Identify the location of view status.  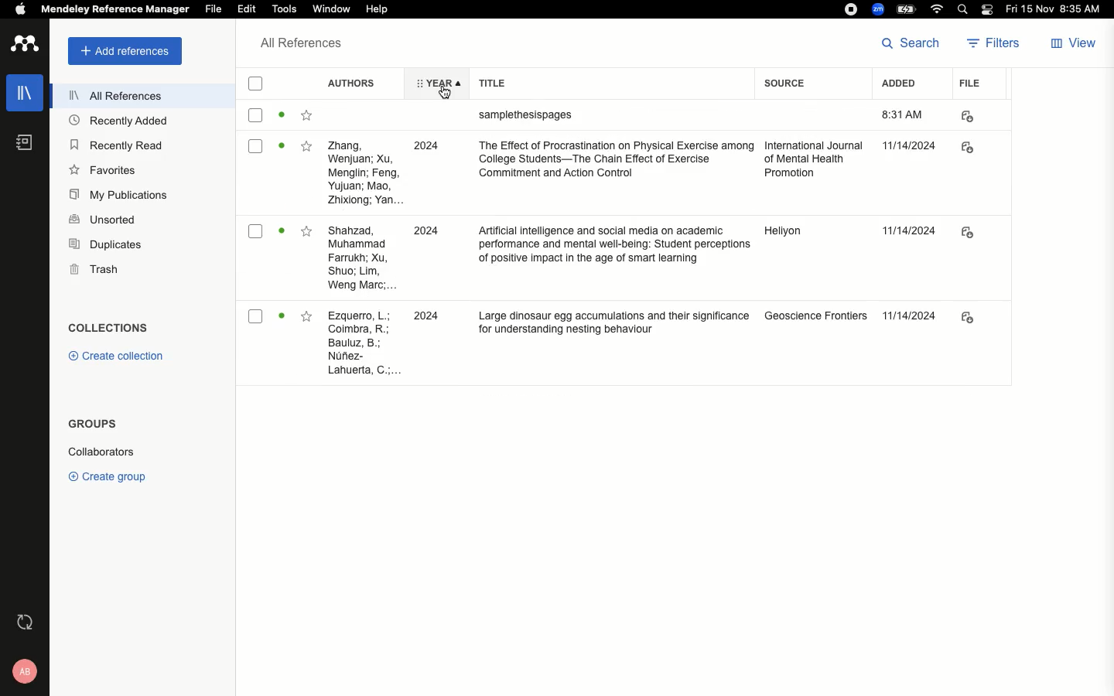
(282, 150).